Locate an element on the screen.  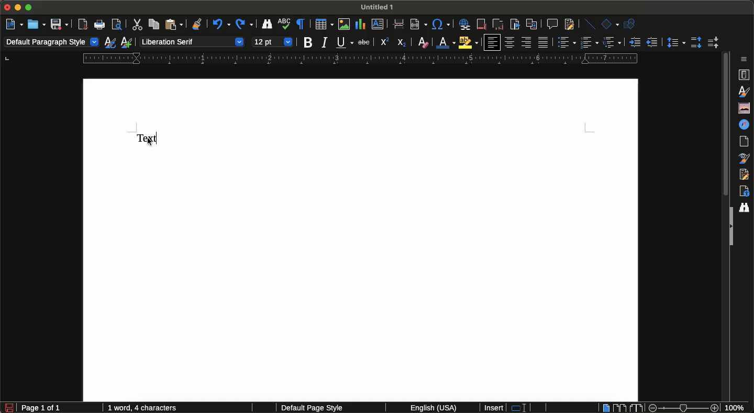
Toggle formatting marks is located at coordinates (302, 24).